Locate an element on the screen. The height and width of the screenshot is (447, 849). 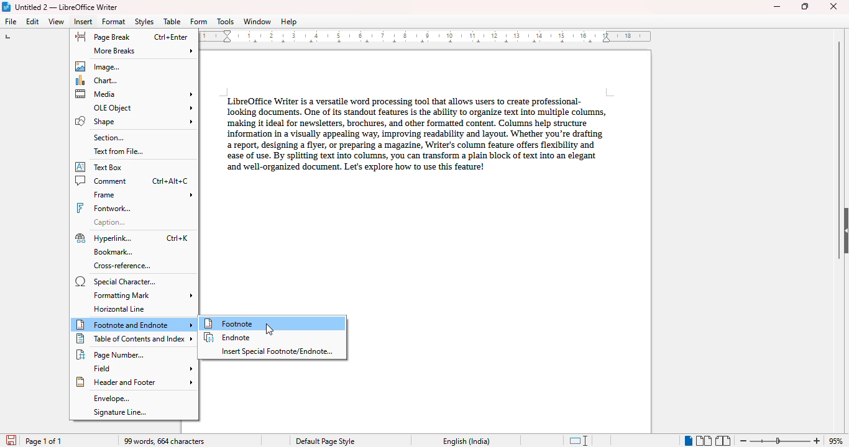
LibreOffice logo is located at coordinates (7, 7).